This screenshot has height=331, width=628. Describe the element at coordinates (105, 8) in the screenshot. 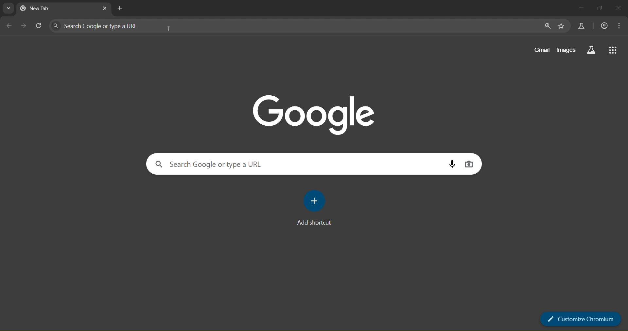

I see `close tab` at that location.